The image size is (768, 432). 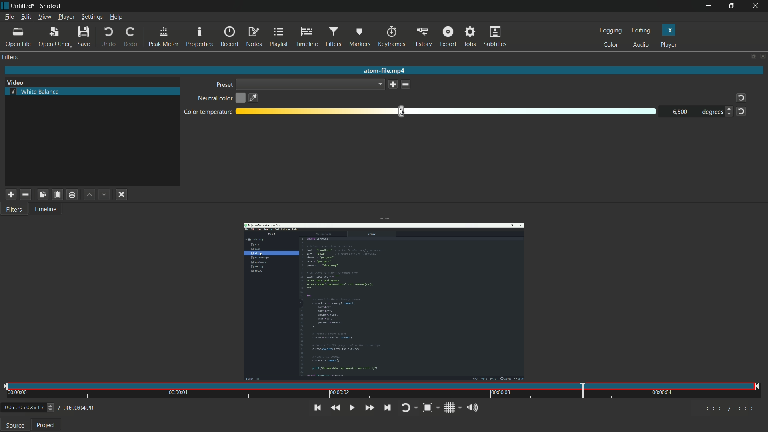 What do you see at coordinates (55, 36) in the screenshot?
I see `open other` at bounding box center [55, 36].